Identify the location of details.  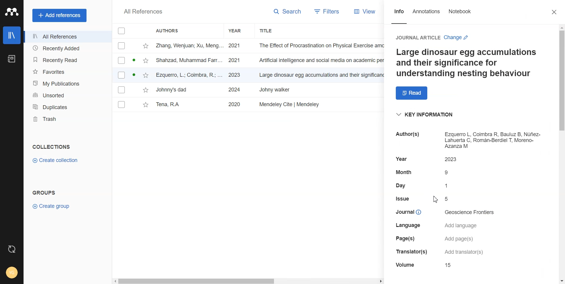
(448, 199).